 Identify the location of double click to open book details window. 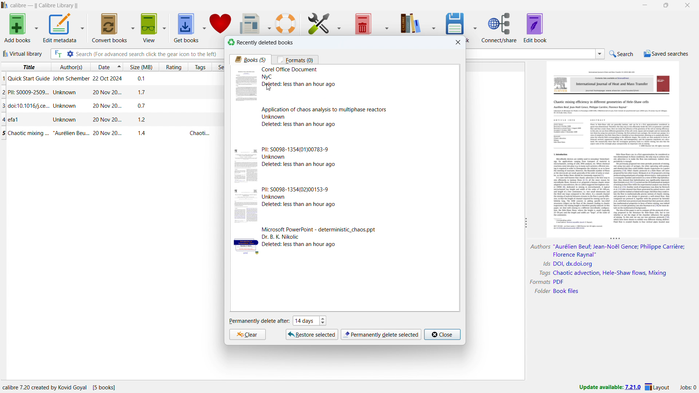
(614, 148).